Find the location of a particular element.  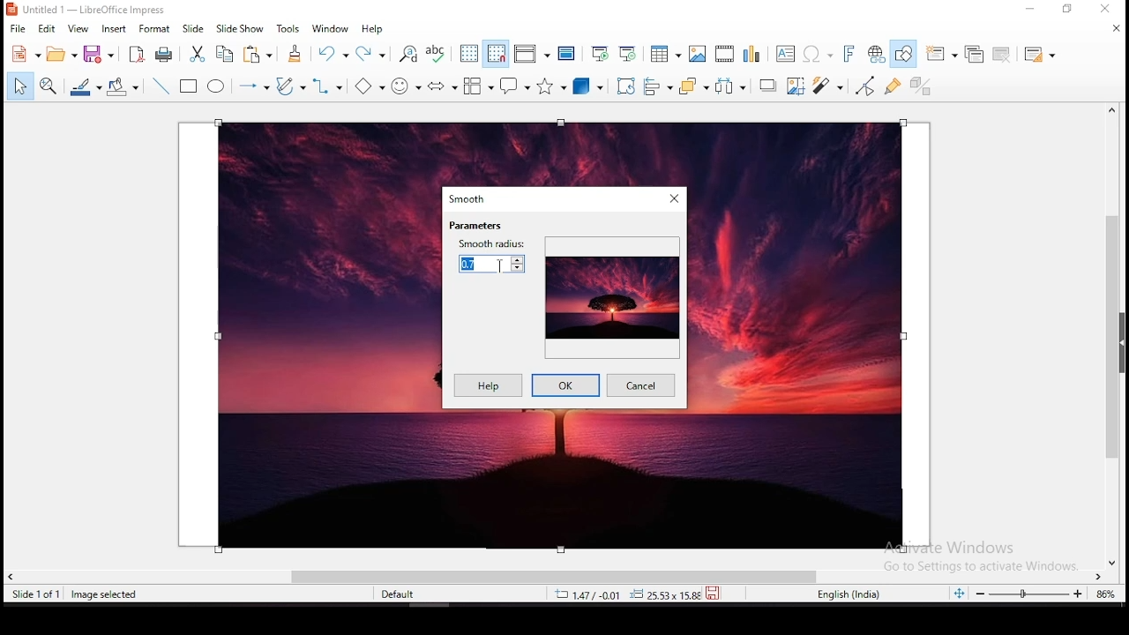

start from first slide is located at coordinates (600, 52).